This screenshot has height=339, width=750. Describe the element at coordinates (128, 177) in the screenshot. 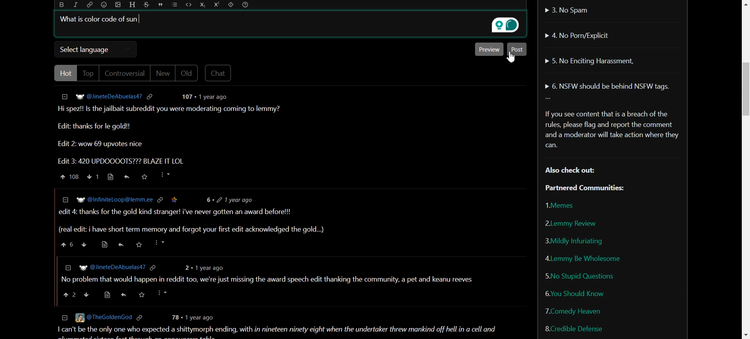

I see `Reply` at that location.